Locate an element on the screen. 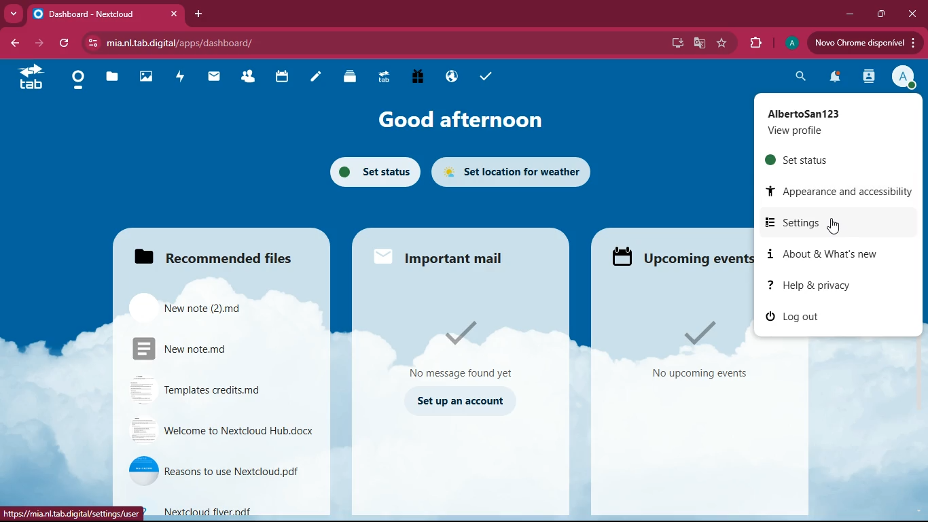  back is located at coordinates (16, 45).